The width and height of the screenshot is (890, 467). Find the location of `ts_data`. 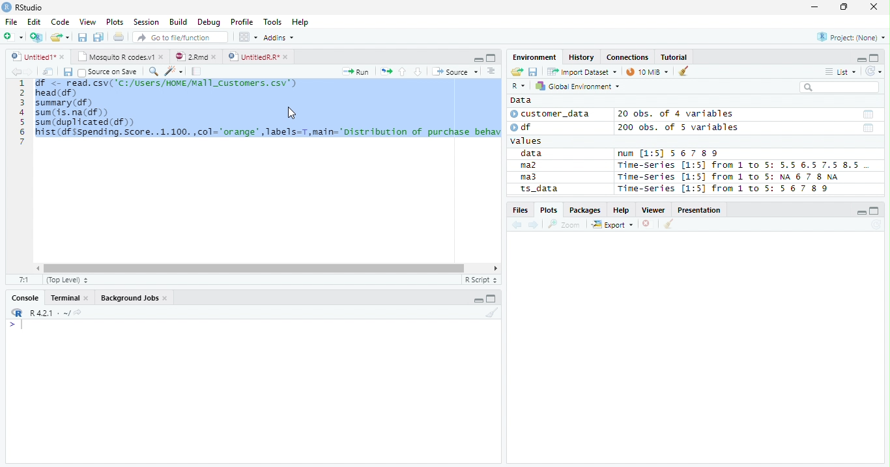

ts_data is located at coordinates (557, 191).